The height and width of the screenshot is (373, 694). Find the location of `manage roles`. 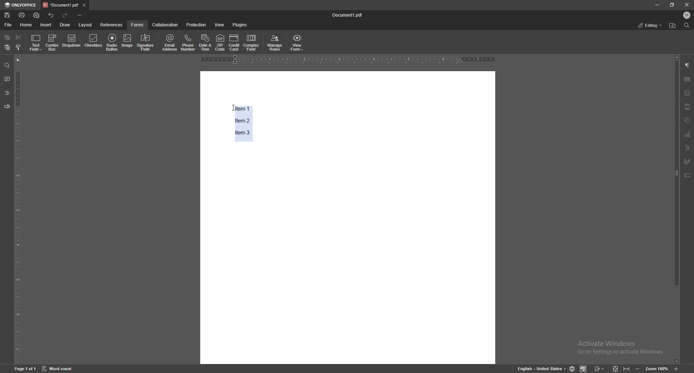

manage roles is located at coordinates (275, 43).